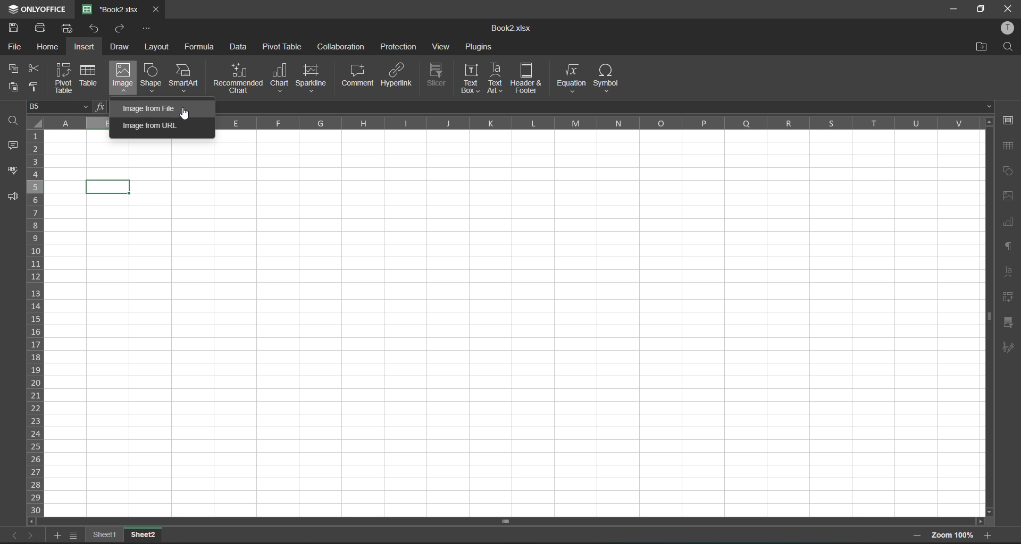 The width and height of the screenshot is (1021, 544). What do you see at coordinates (1009, 324) in the screenshot?
I see `slicer` at bounding box center [1009, 324].